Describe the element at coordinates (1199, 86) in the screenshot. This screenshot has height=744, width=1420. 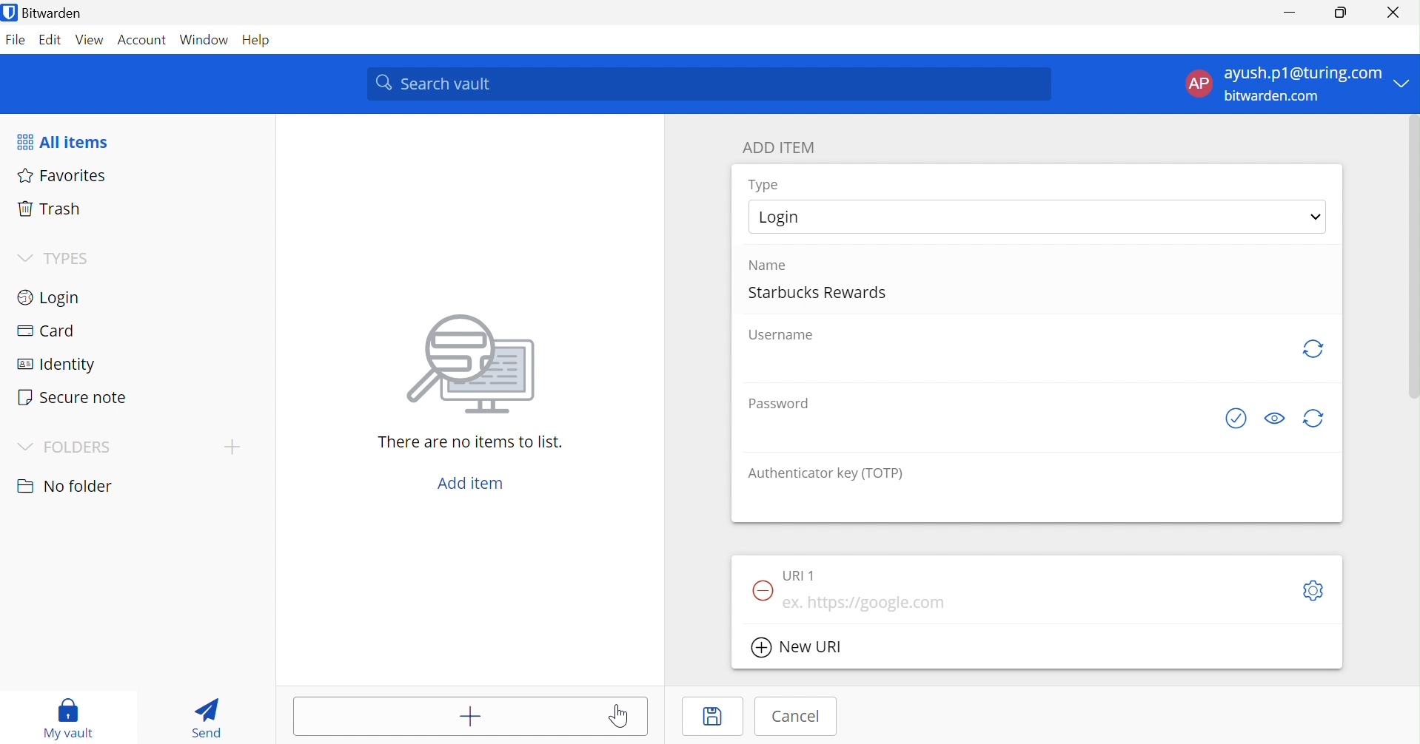
I see `AP` at that location.